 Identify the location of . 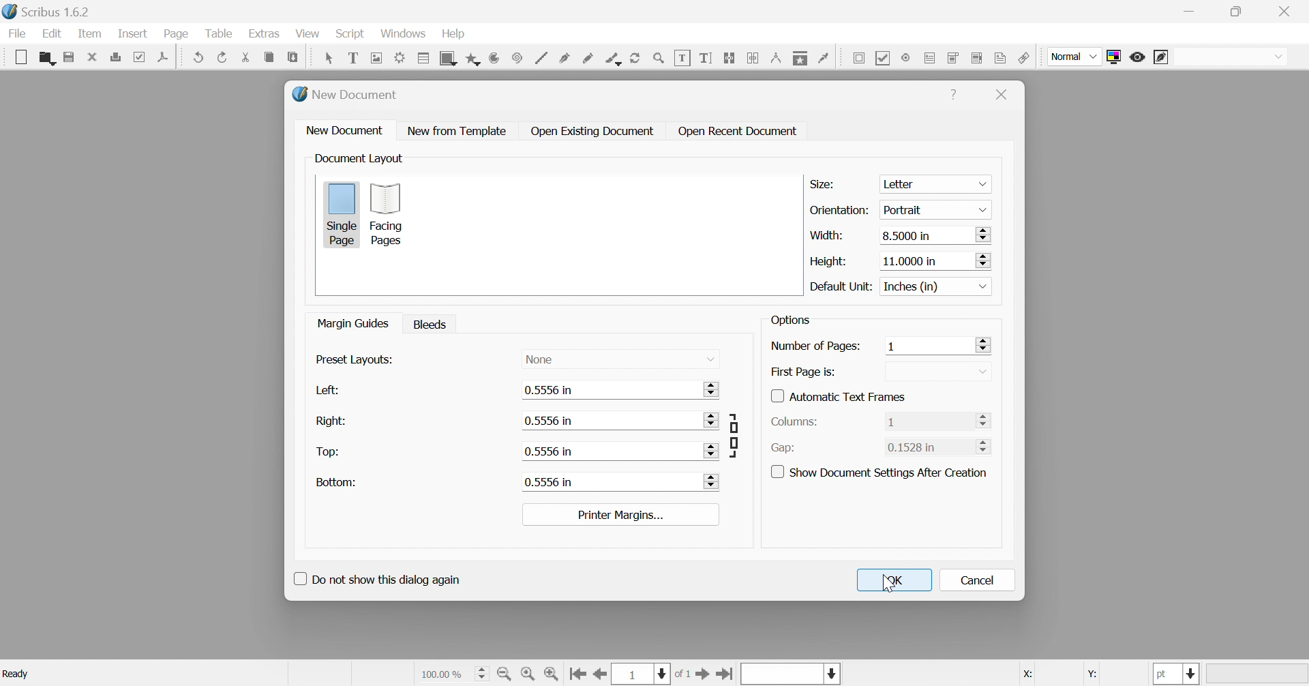
(951, 91).